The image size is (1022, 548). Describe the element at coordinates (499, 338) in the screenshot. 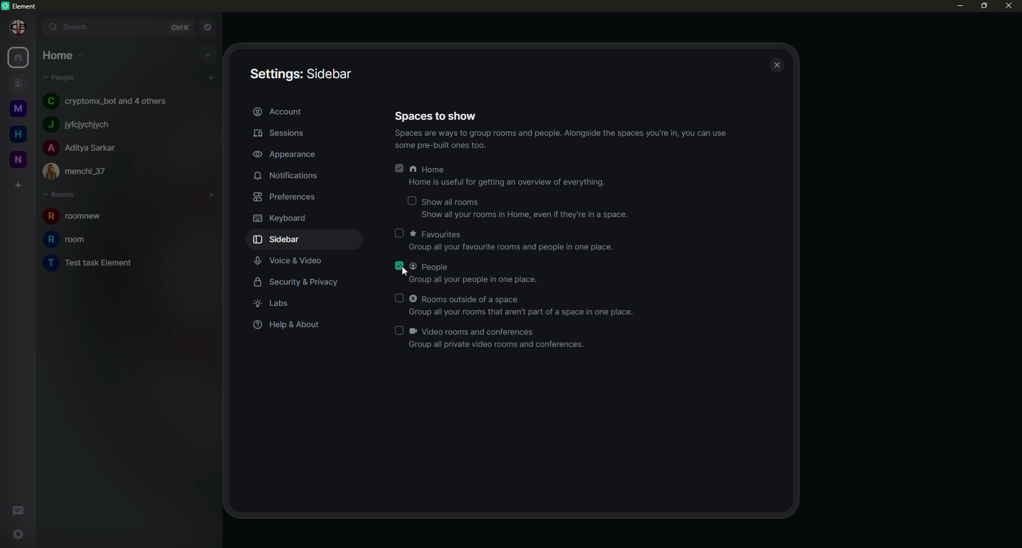

I see `video rooms and conferences` at that location.